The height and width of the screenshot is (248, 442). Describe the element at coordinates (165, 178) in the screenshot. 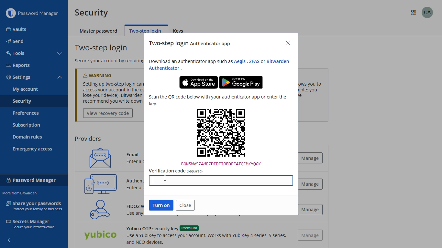

I see `cursor` at that location.